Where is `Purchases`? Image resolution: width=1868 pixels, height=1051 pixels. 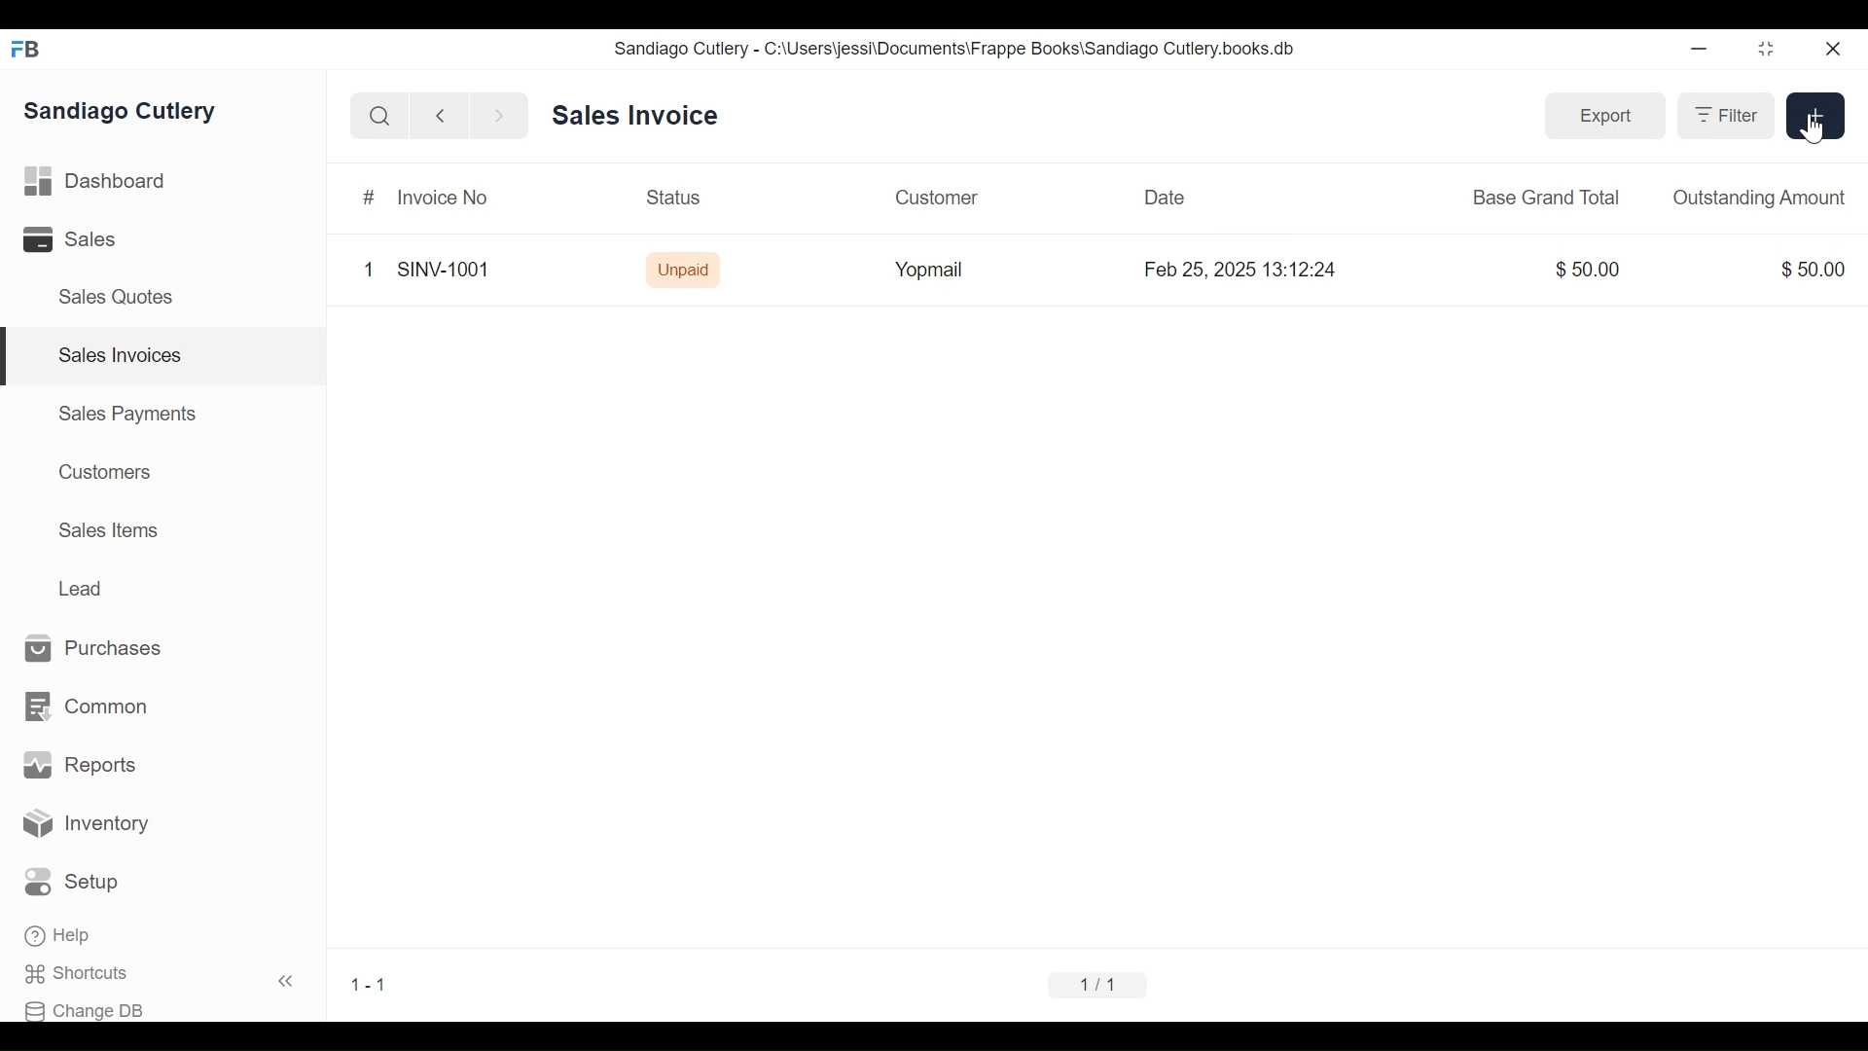 Purchases is located at coordinates (103, 649).